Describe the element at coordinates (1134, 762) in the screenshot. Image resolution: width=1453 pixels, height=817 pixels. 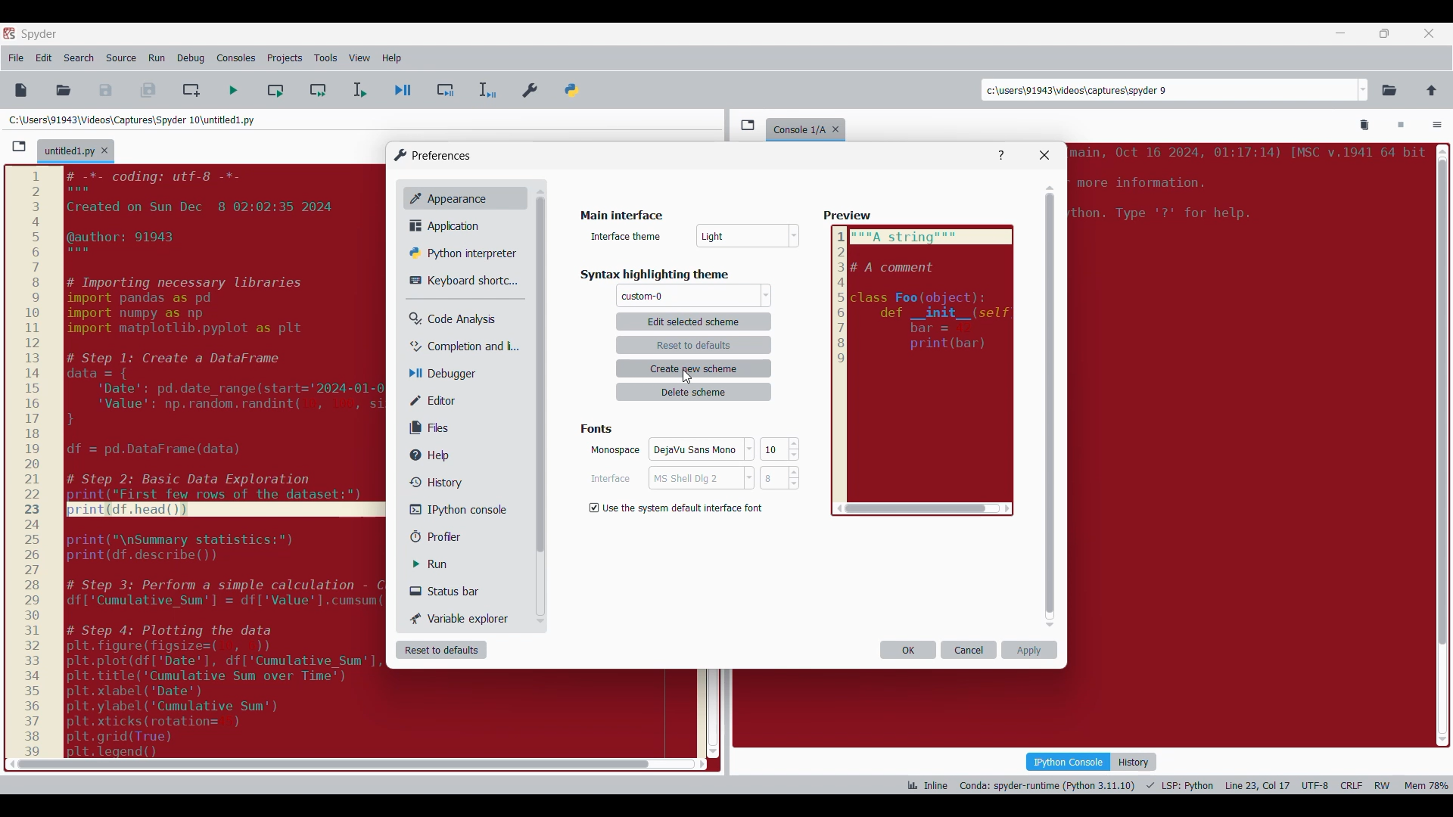
I see `History` at that location.